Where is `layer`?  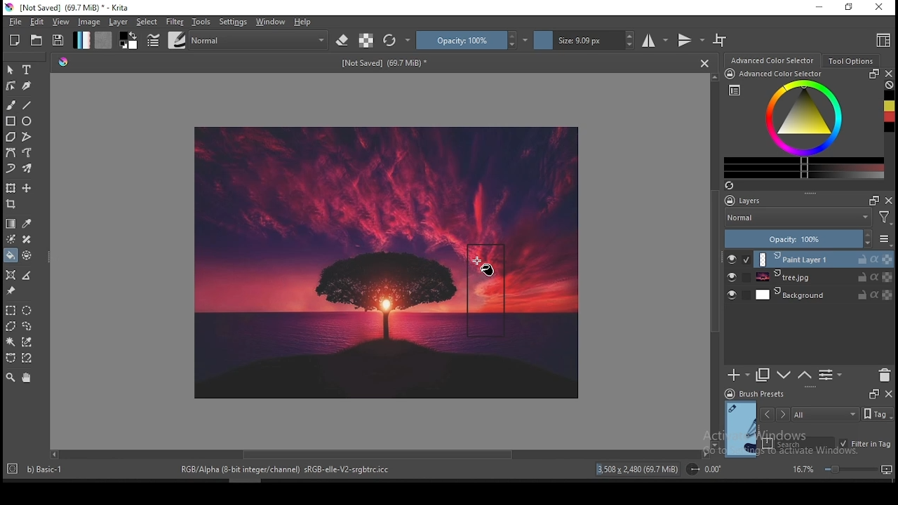 layer is located at coordinates (824, 259).